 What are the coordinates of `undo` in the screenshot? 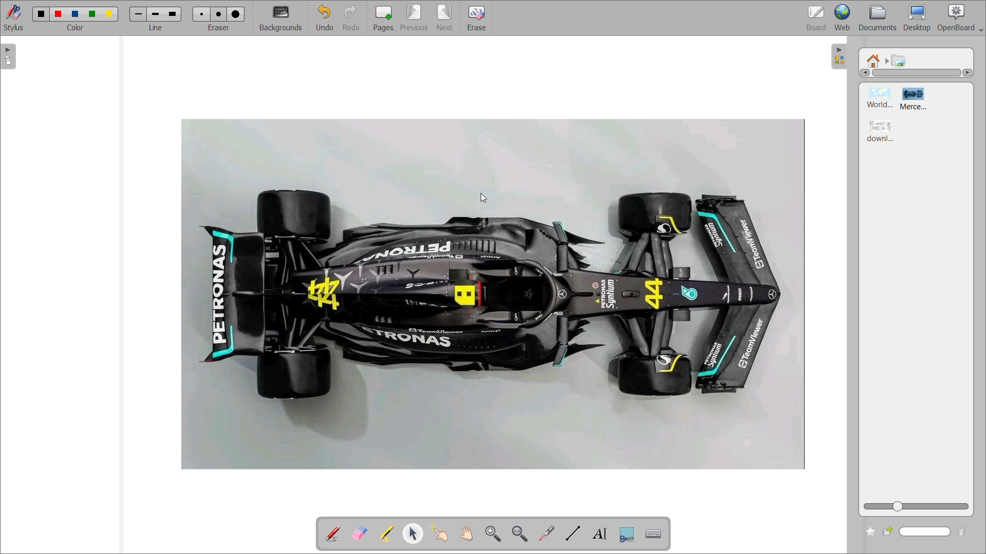 It's located at (326, 17).